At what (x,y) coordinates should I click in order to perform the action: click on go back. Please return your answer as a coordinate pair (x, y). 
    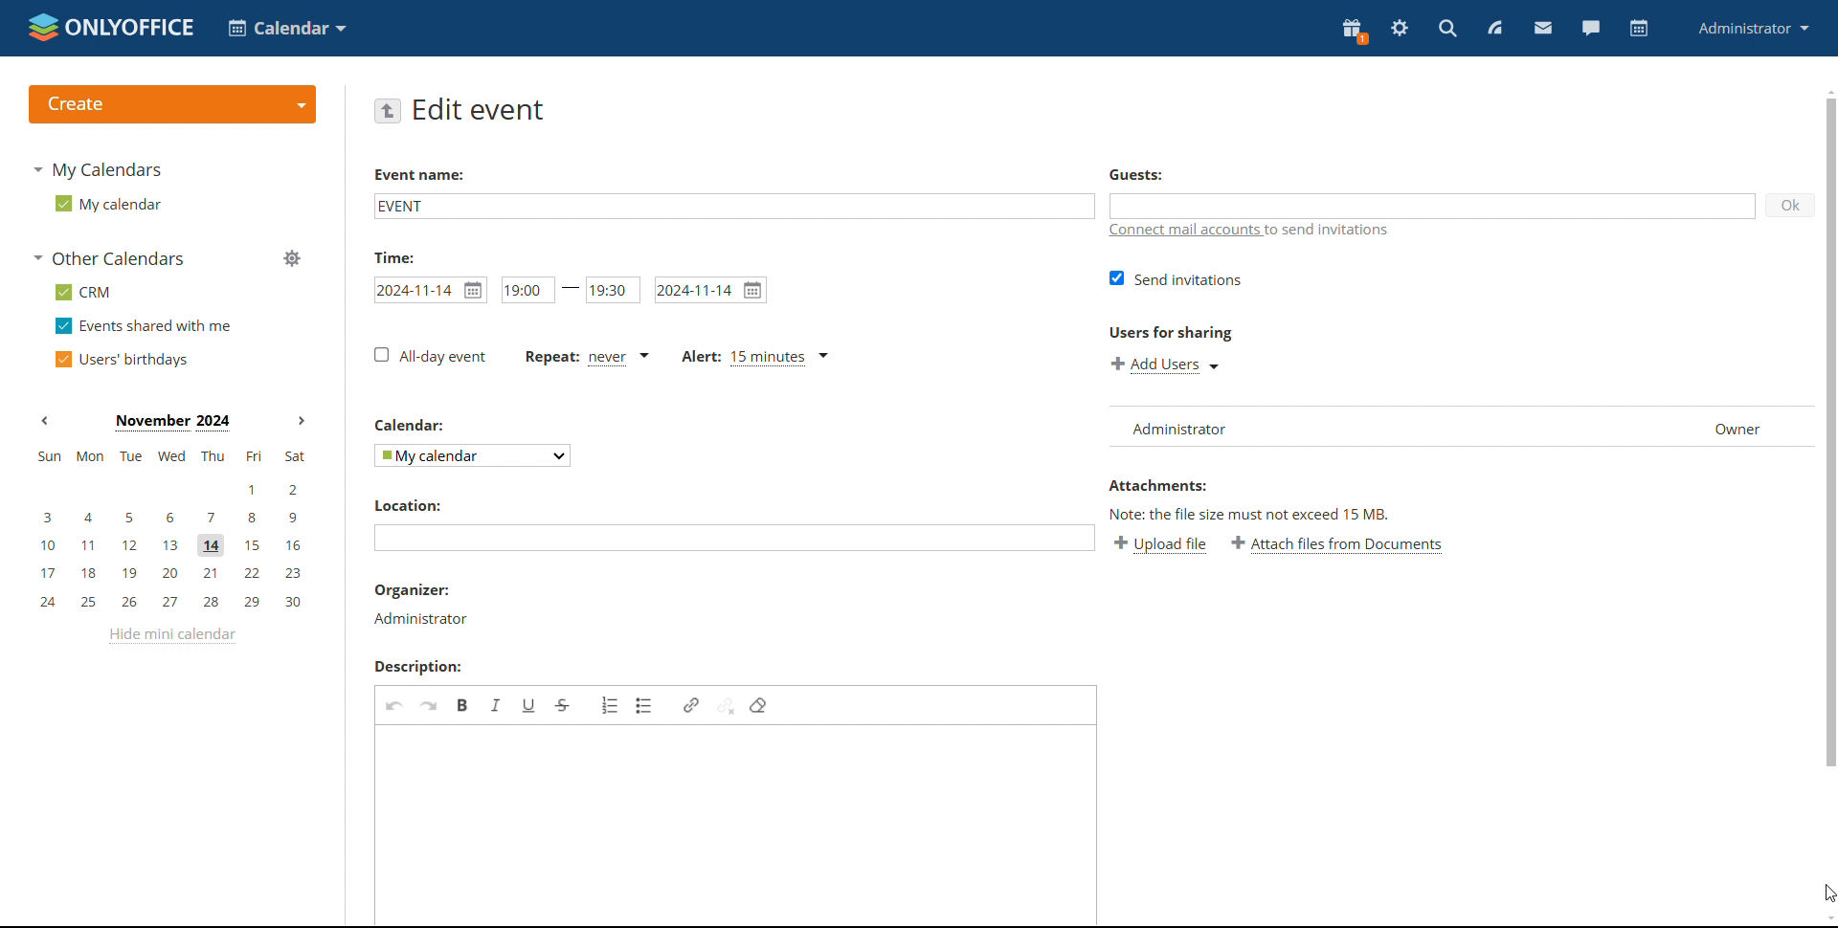
    Looking at the image, I should click on (389, 110).